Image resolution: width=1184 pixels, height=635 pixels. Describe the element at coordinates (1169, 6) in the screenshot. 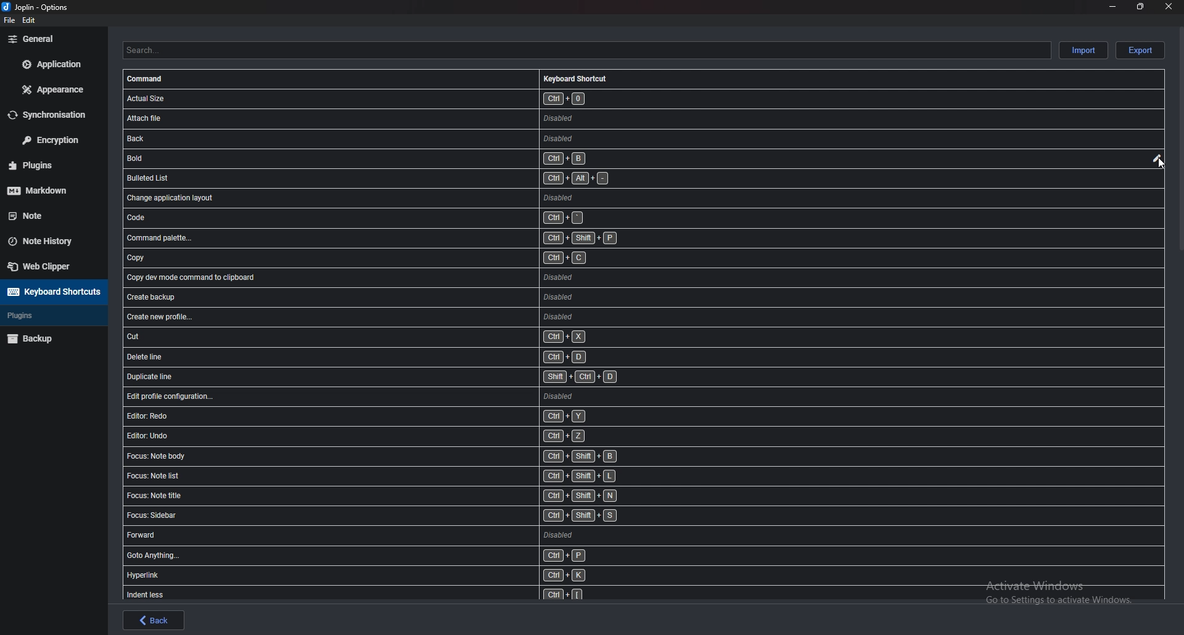

I see `close` at that location.